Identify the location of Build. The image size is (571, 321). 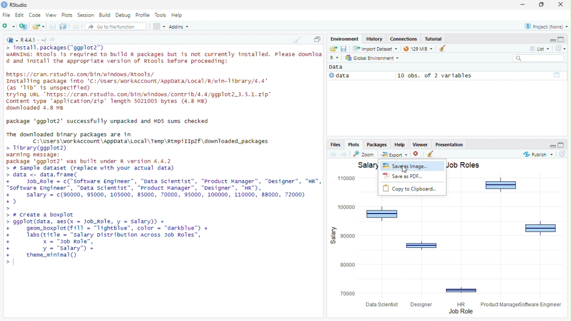
(104, 16).